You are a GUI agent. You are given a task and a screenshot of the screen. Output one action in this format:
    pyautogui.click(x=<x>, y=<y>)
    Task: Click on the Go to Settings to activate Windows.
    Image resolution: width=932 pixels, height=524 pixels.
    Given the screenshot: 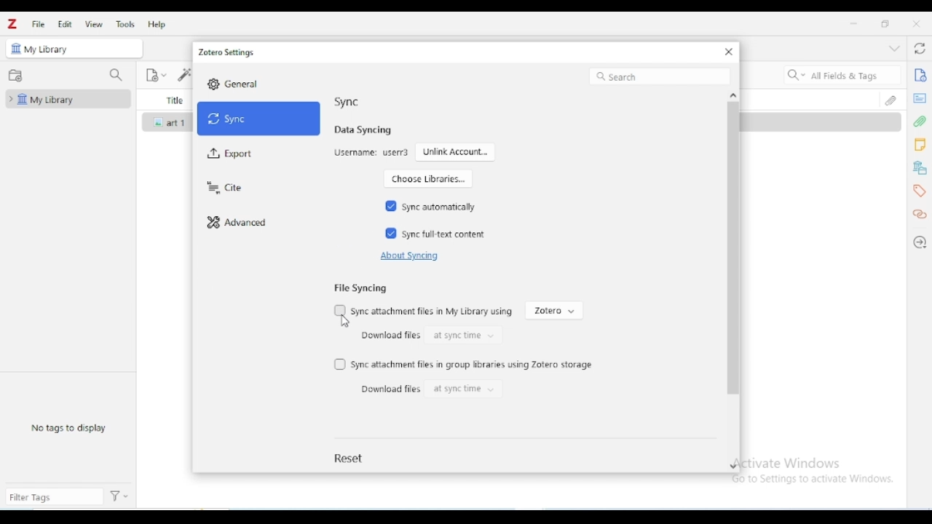 What is the action you would take?
    pyautogui.click(x=815, y=479)
    